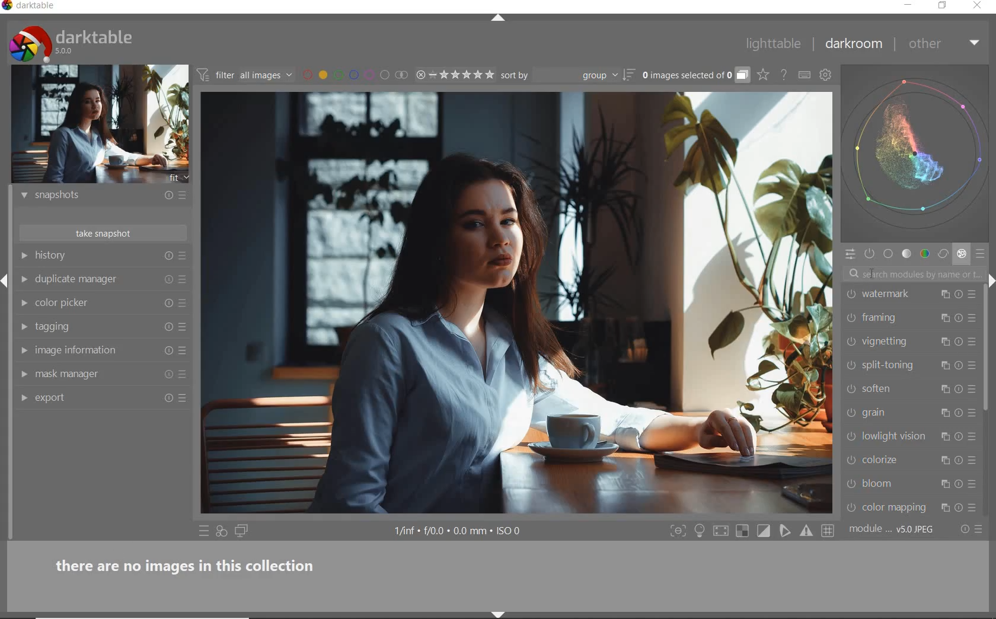 This screenshot has height=619, width=996. Describe the element at coordinates (829, 530) in the screenshot. I see `Toggle guide lines` at that location.